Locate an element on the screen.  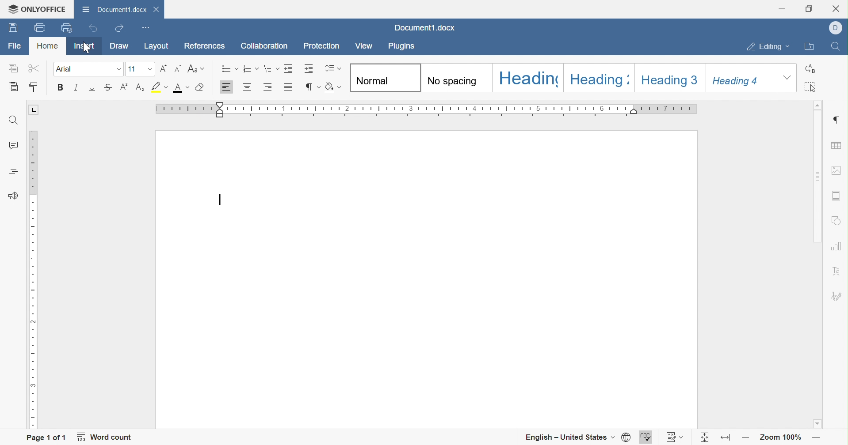
Drop down is located at coordinates (786, 79).